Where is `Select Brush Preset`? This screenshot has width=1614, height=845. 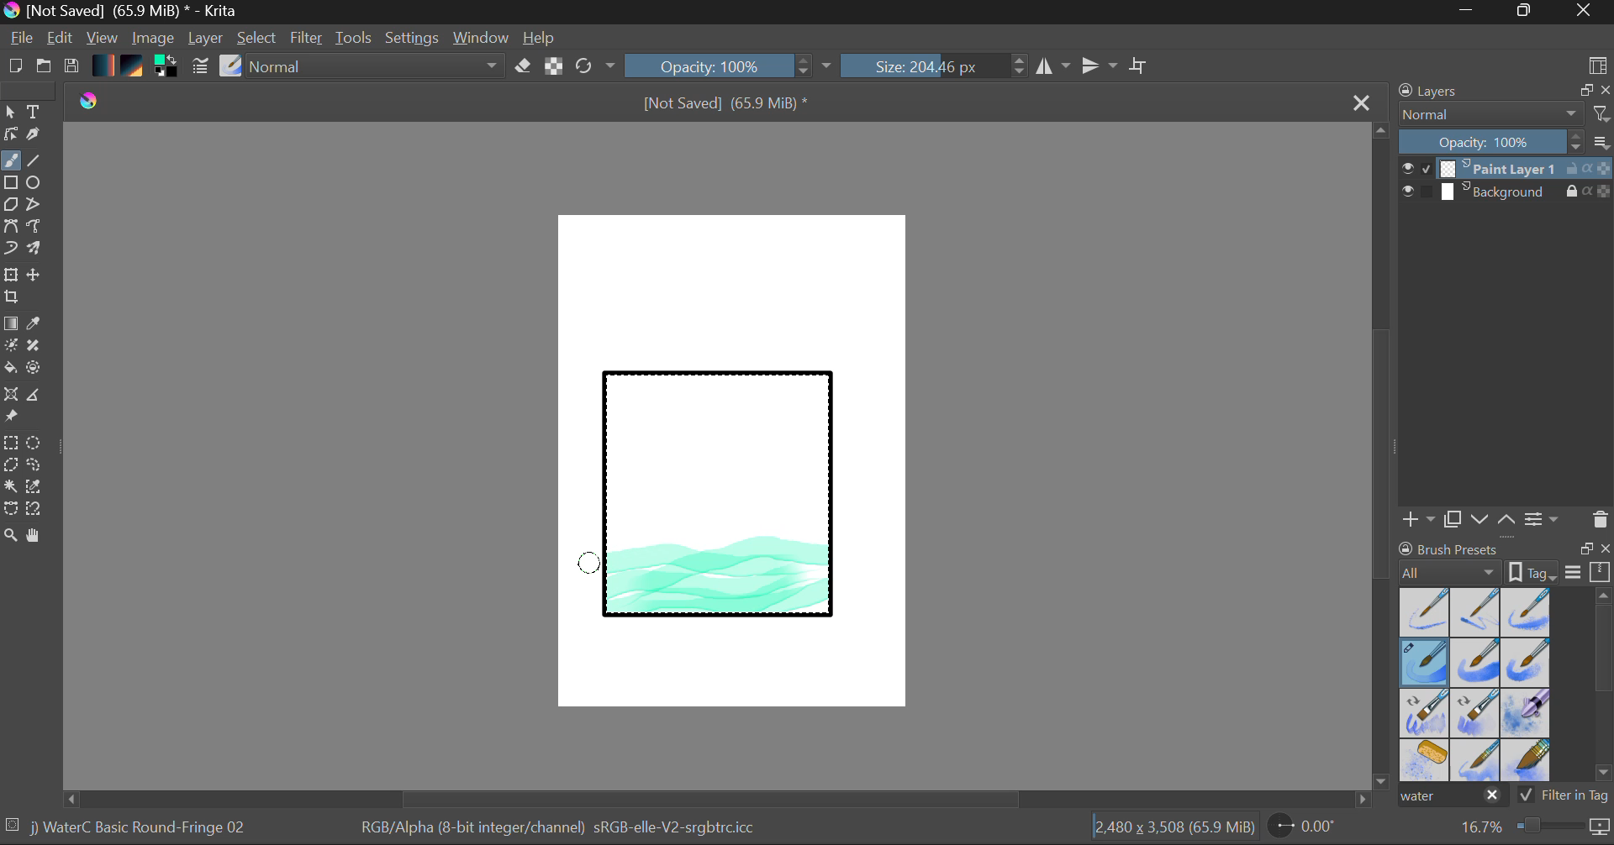 Select Brush Preset is located at coordinates (231, 66).